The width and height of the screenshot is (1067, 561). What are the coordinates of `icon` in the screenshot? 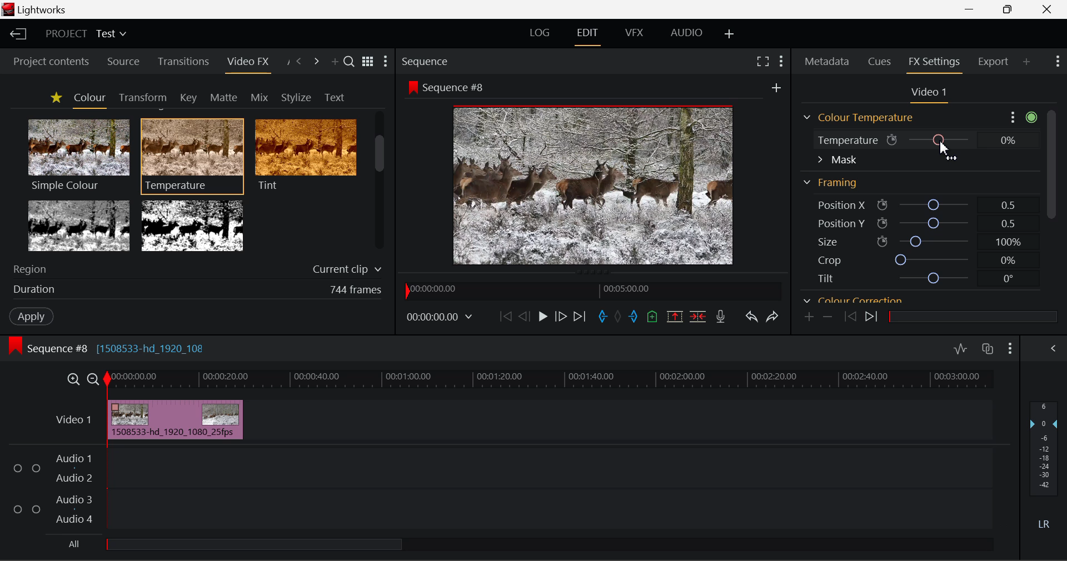 It's located at (882, 223).